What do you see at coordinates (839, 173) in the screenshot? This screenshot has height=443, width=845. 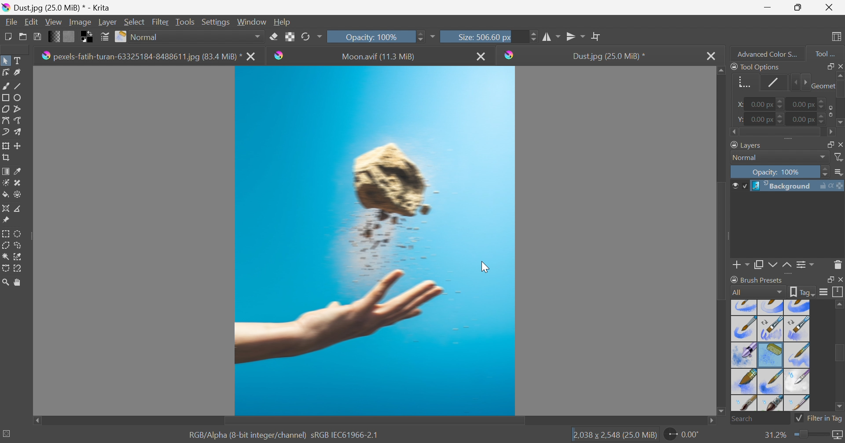 I see `Drop Down` at bounding box center [839, 173].